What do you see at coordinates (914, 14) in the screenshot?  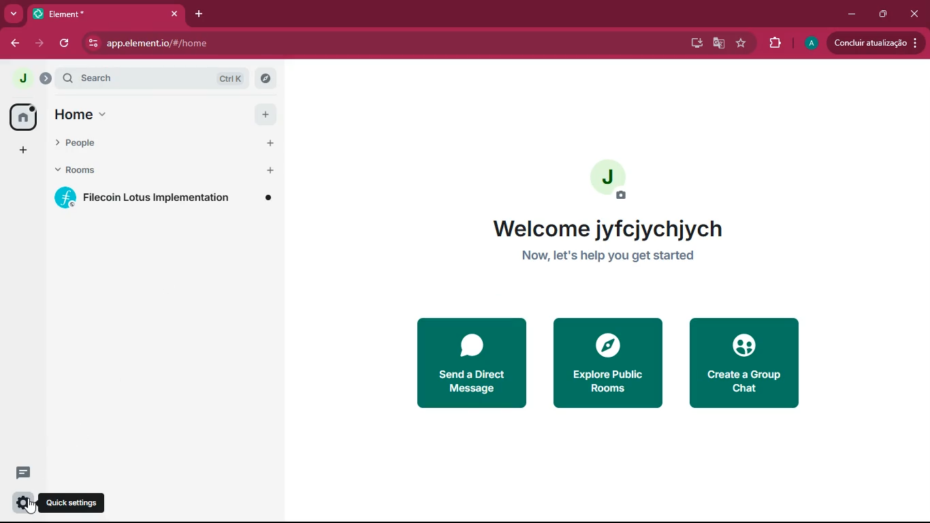 I see `close` at bounding box center [914, 14].